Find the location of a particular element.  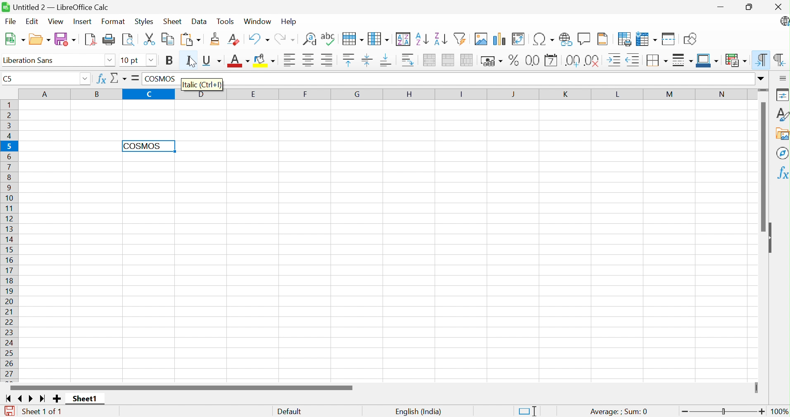

Scroll to previous sheet is located at coordinates (22, 398).